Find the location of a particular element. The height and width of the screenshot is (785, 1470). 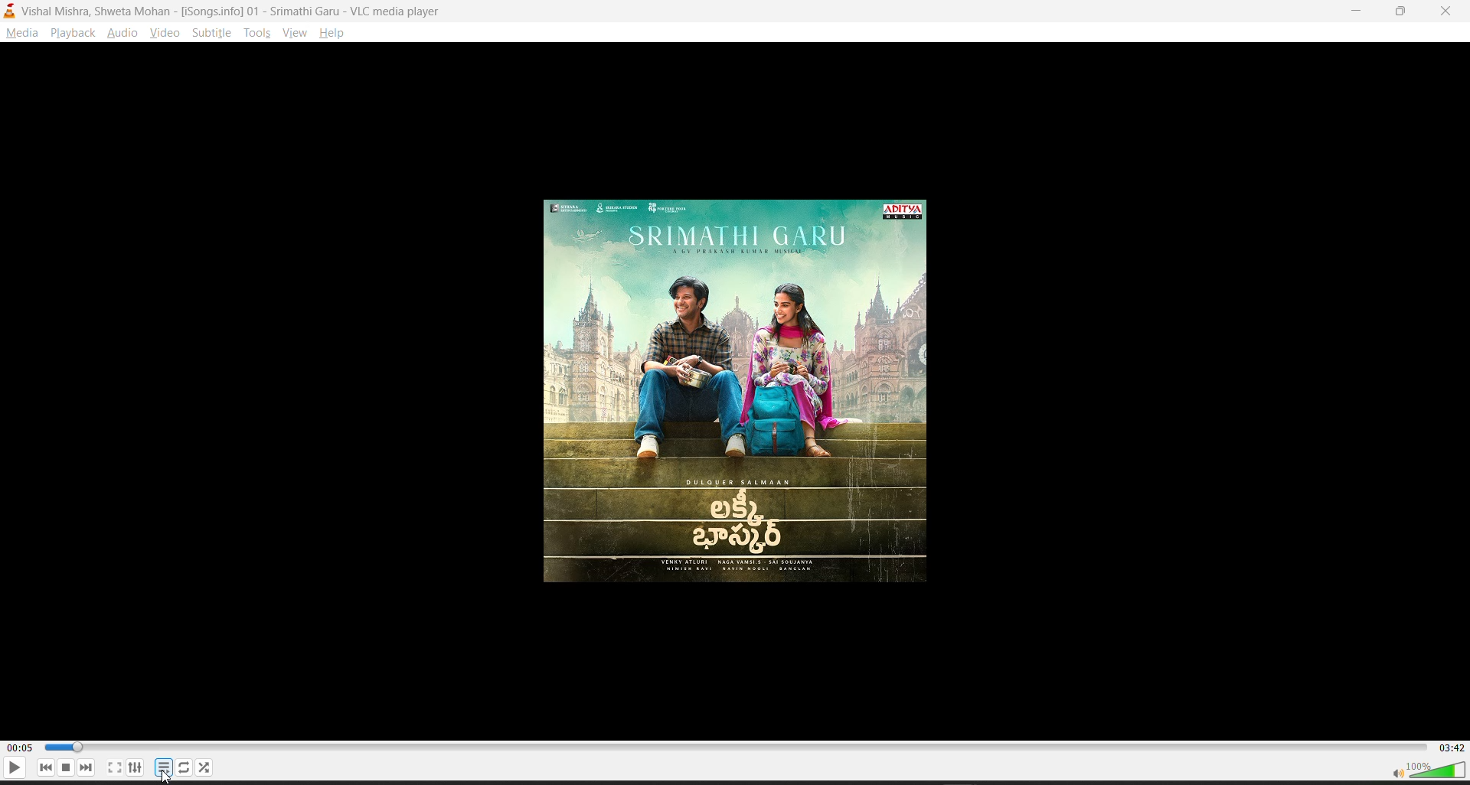

playback is located at coordinates (73, 32).